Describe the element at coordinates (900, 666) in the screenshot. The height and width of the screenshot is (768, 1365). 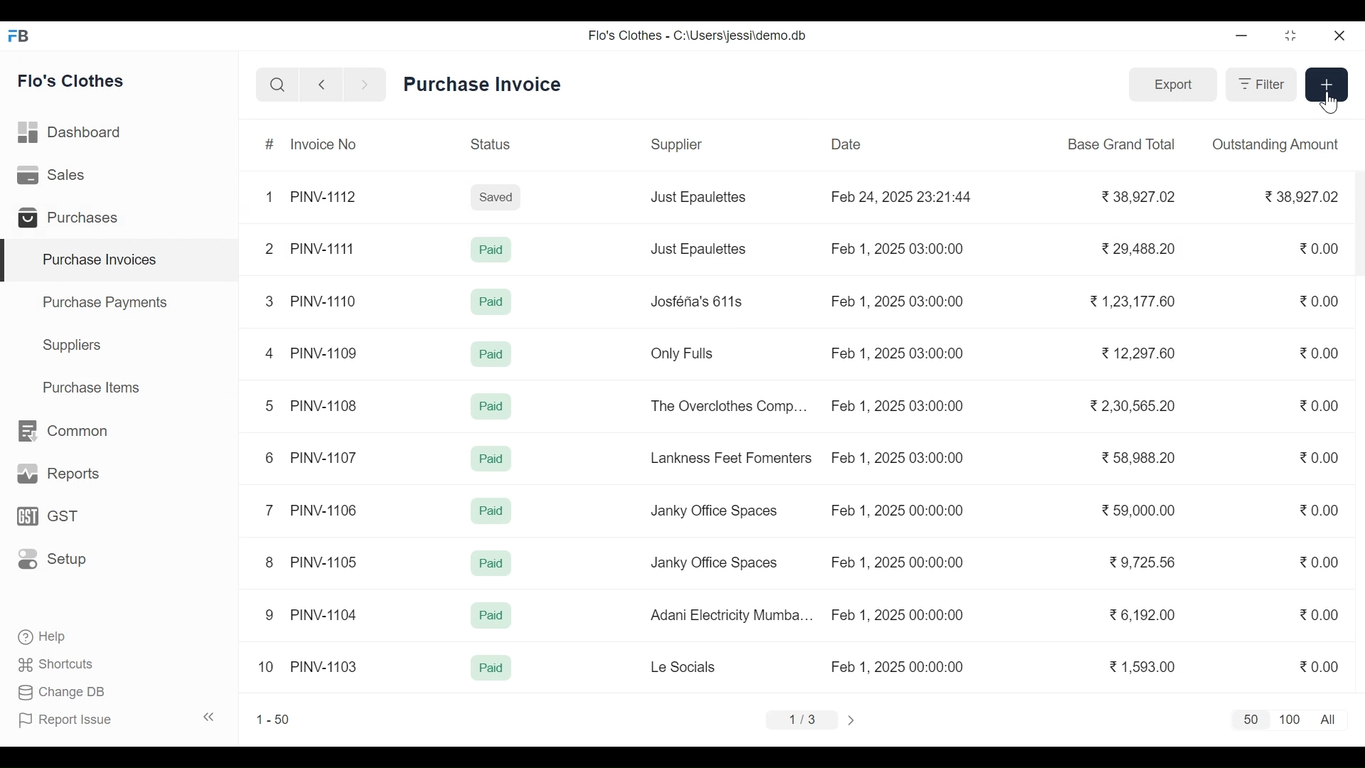
I see `Feb 1, 2025 00:00:00` at that location.